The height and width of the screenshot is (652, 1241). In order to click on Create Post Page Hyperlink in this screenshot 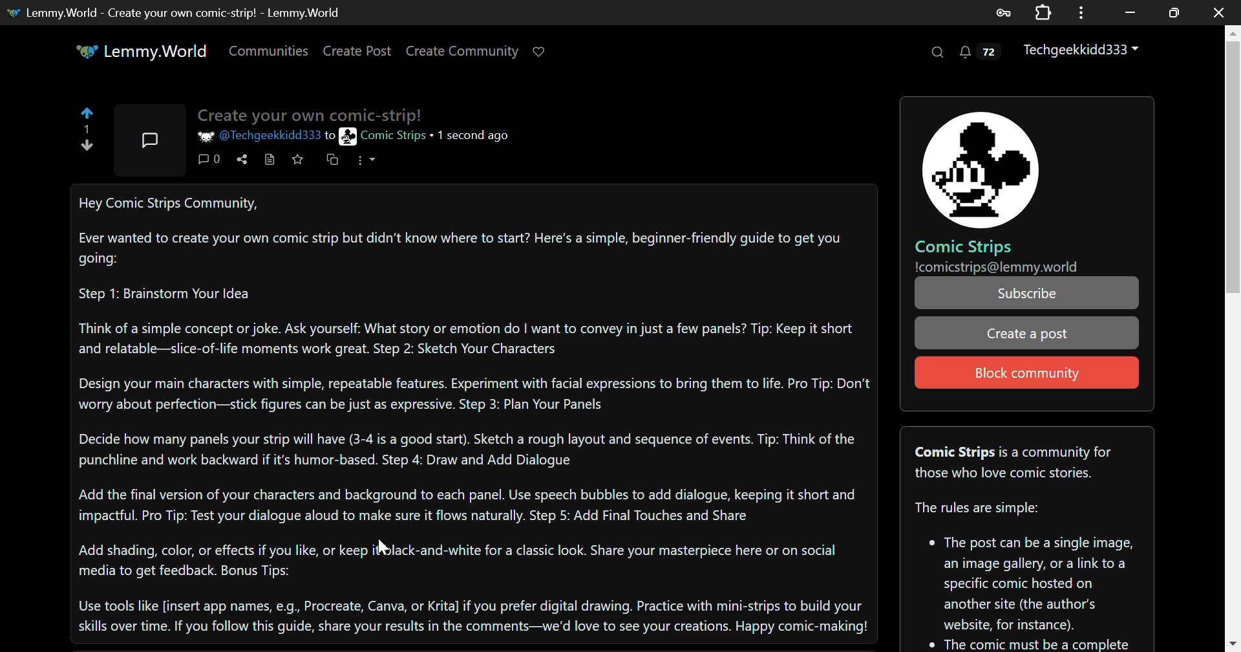, I will do `click(360, 50)`.